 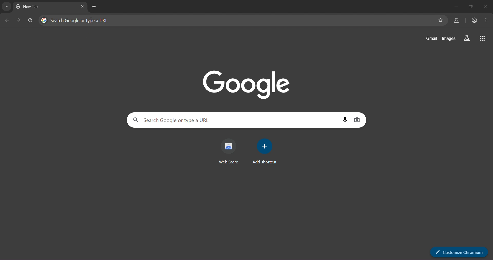 I want to click on bookmark pages, so click(x=440, y=21).